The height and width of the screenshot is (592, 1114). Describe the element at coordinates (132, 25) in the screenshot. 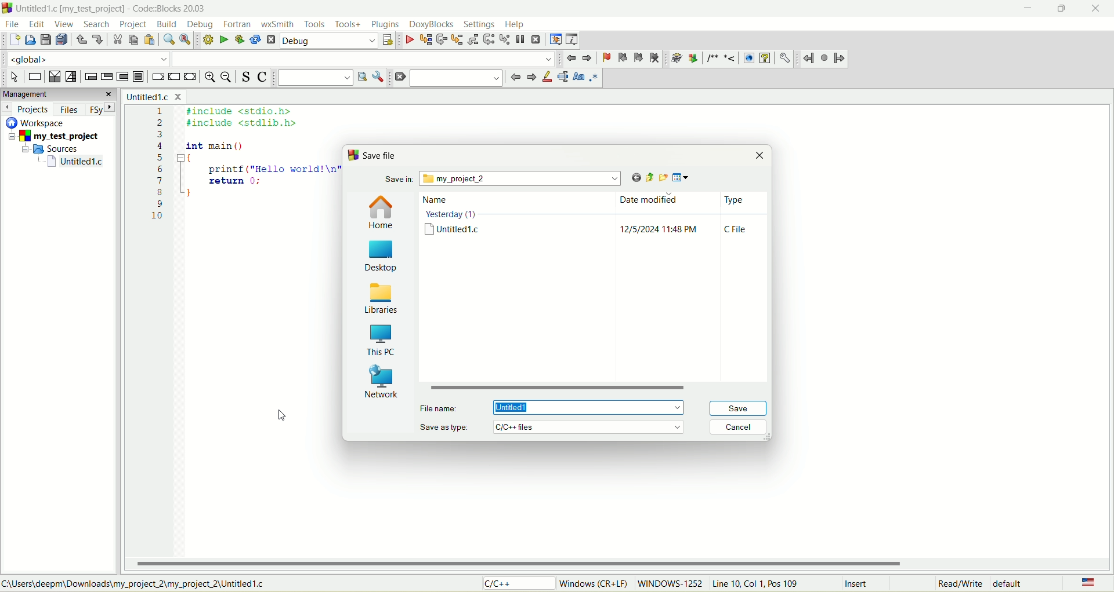

I see `project` at that location.